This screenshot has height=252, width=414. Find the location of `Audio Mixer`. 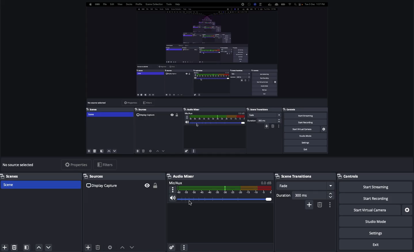

Audio Mixer is located at coordinates (219, 188).